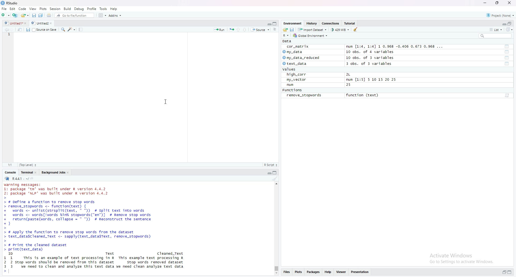 The width and height of the screenshot is (516, 277). I want to click on my_data_reduced, so click(303, 58).